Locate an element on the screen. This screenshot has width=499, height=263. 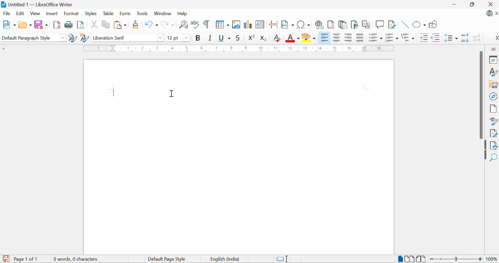
Single-page View is located at coordinates (400, 258).